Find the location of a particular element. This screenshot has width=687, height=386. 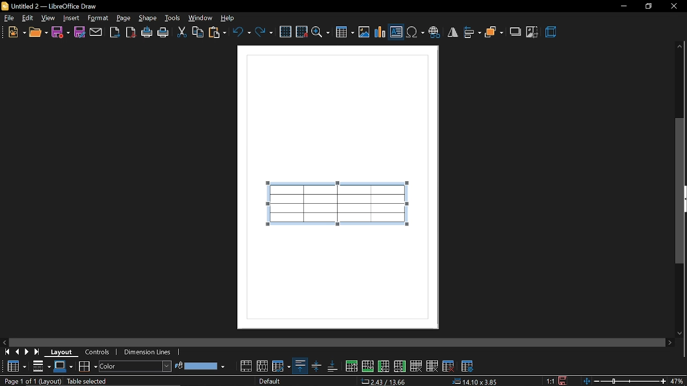

paste is located at coordinates (218, 32).